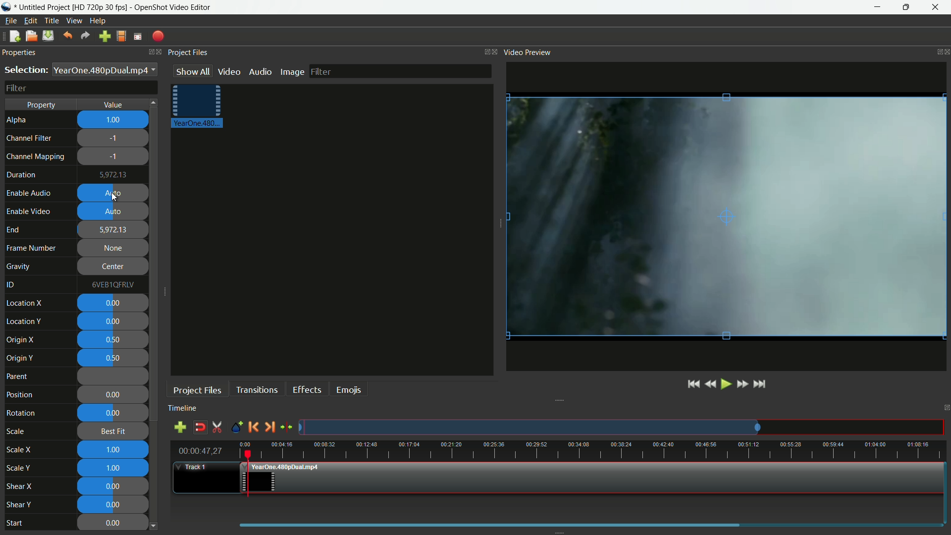 The width and height of the screenshot is (951, 535). Describe the element at coordinates (113, 195) in the screenshot. I see `auto` at that location.